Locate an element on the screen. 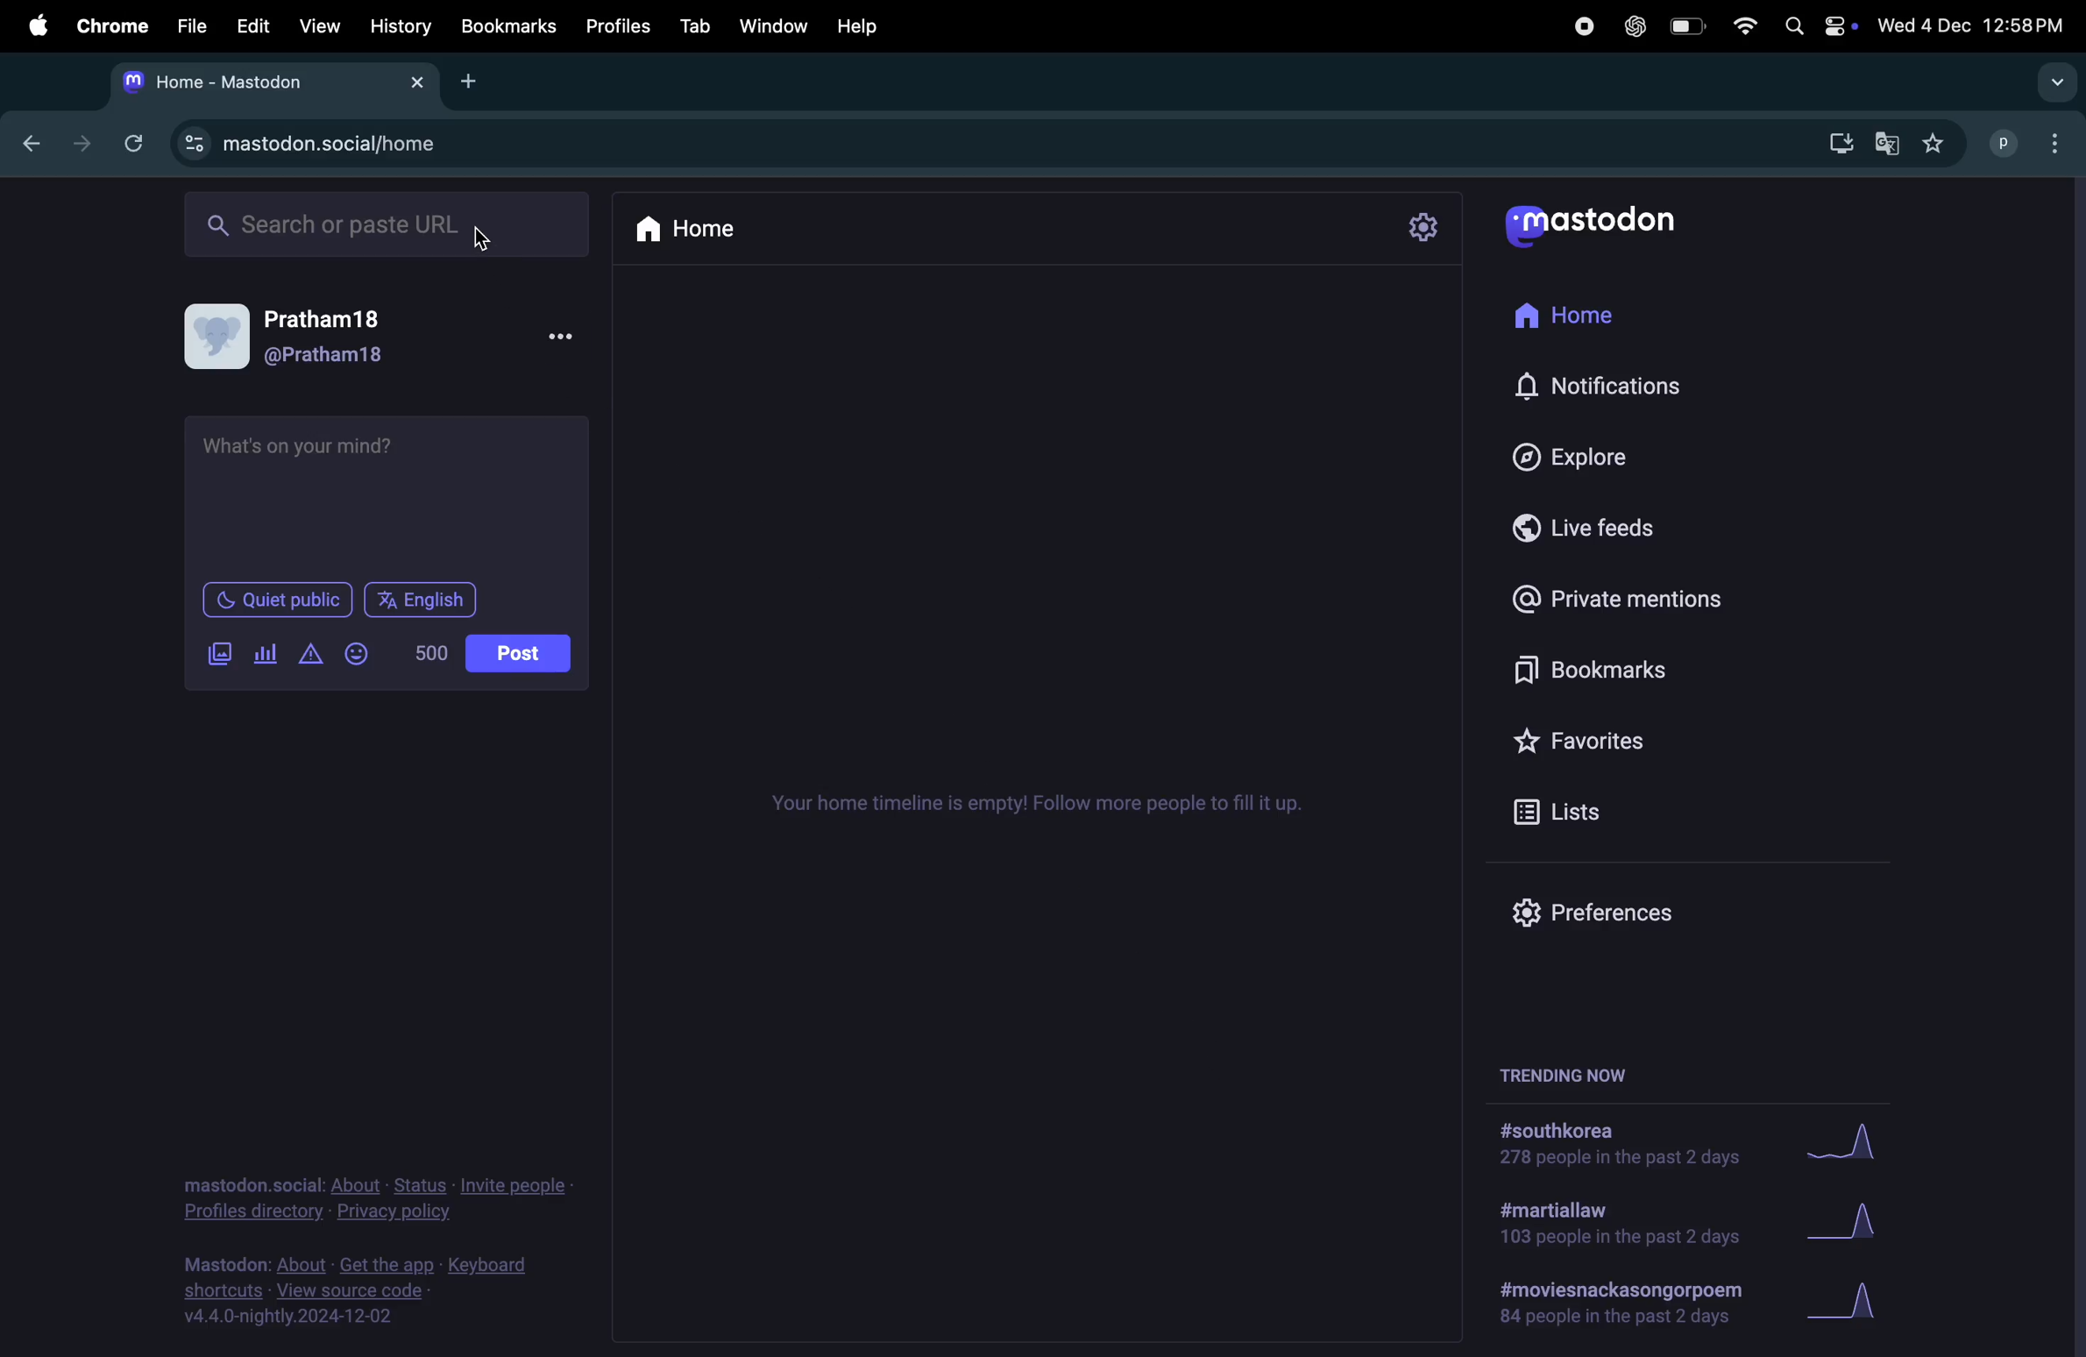 This screenshot has height=1357, width=2086. userprofile is located at coordinates (304, 332).